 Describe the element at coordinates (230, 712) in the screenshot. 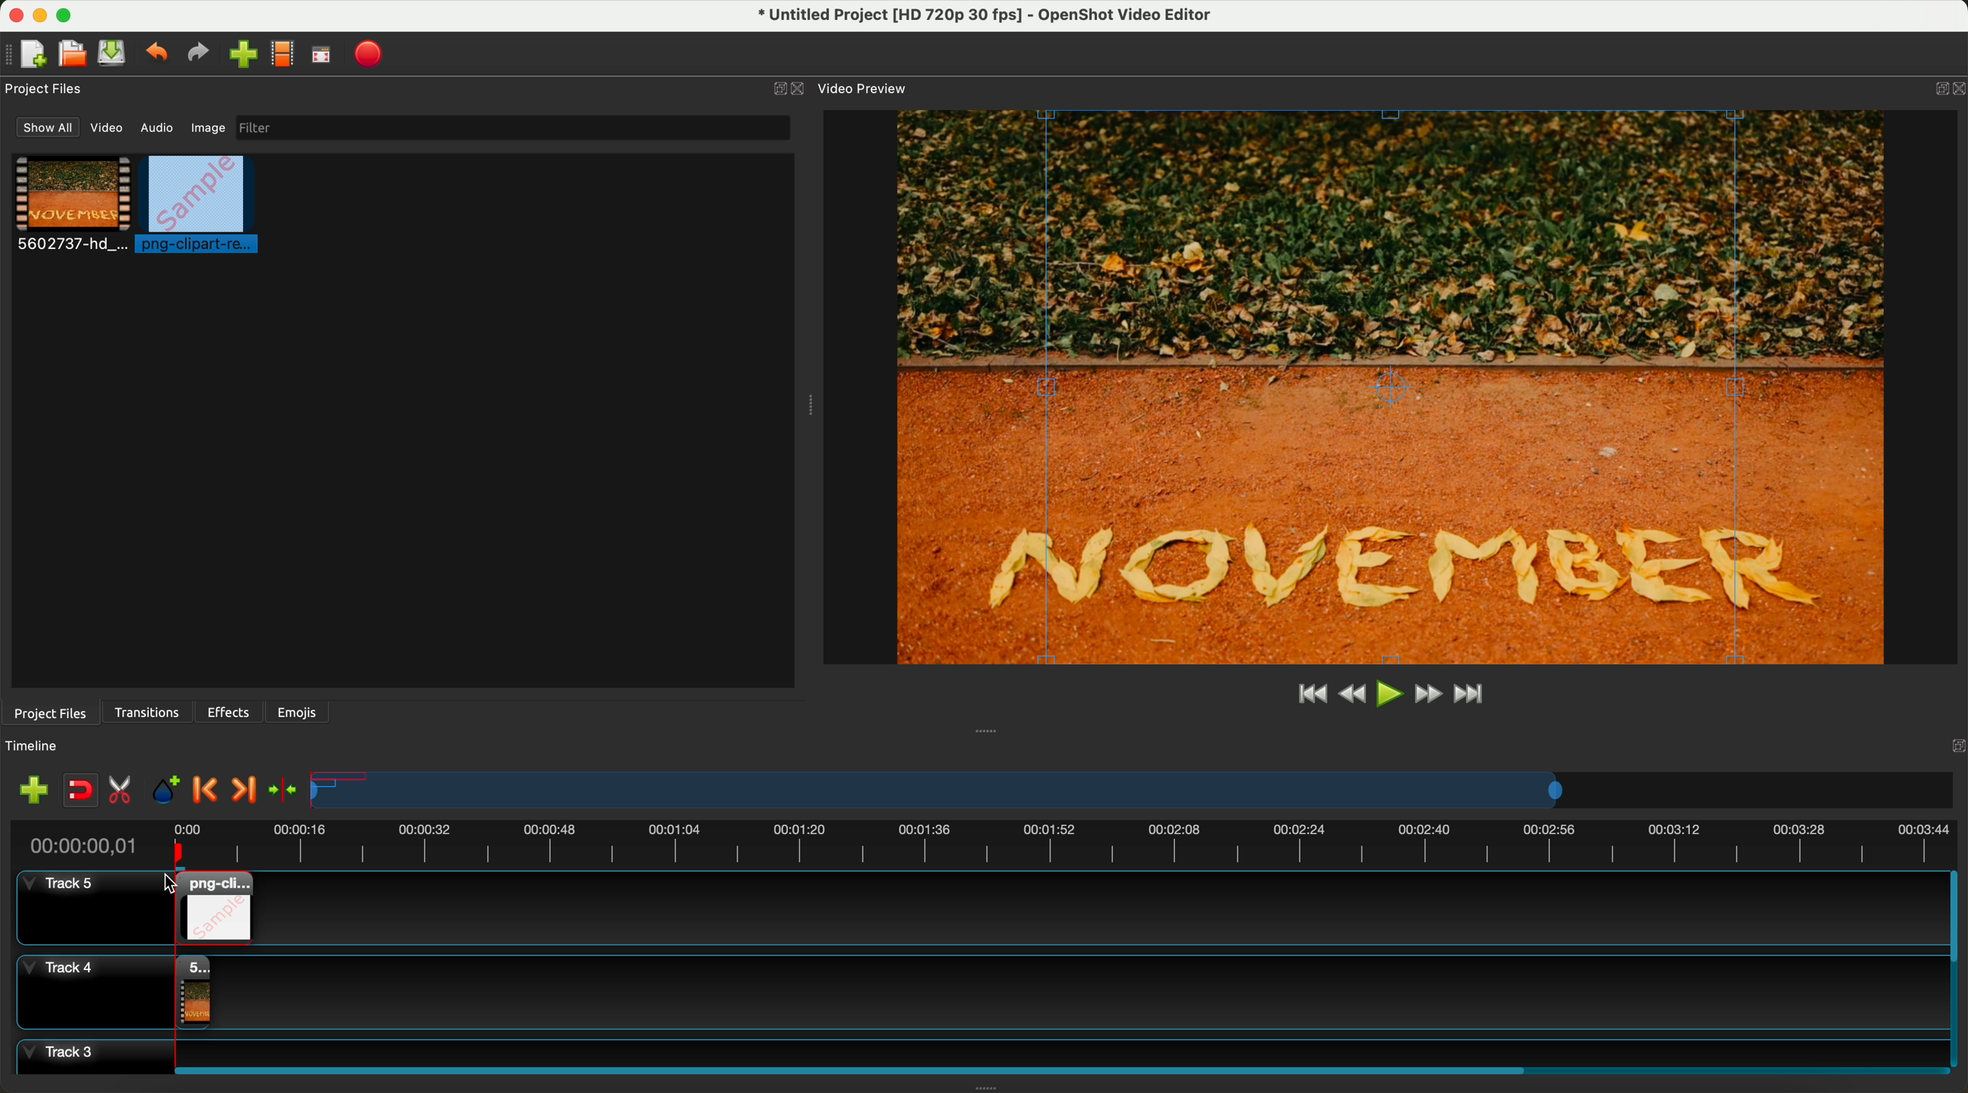

I see `effects` at that location.